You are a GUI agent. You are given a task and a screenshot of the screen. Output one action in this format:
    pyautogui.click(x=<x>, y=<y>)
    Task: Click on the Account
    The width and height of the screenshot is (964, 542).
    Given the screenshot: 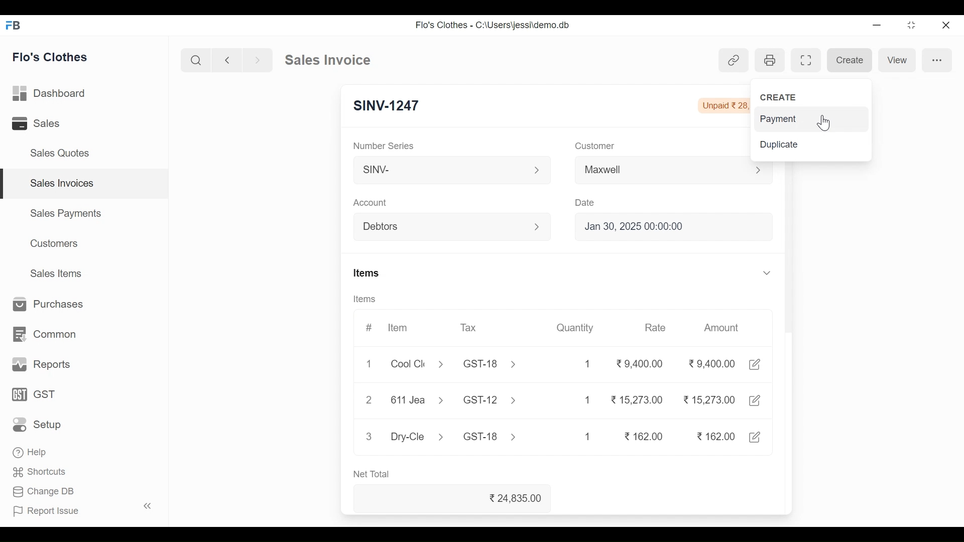 What is the action you would take?
    pyautogui.click(x=372, y=202)
    